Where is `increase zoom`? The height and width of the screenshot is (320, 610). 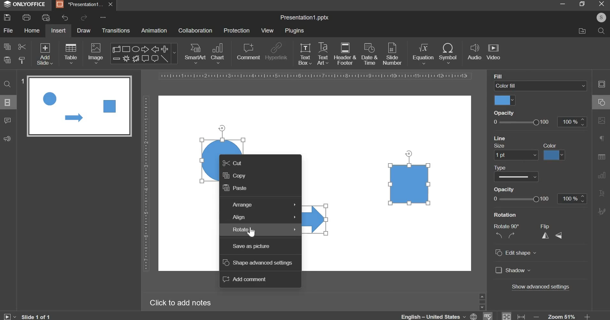
increase zoom is located at coordinates (588, 316).